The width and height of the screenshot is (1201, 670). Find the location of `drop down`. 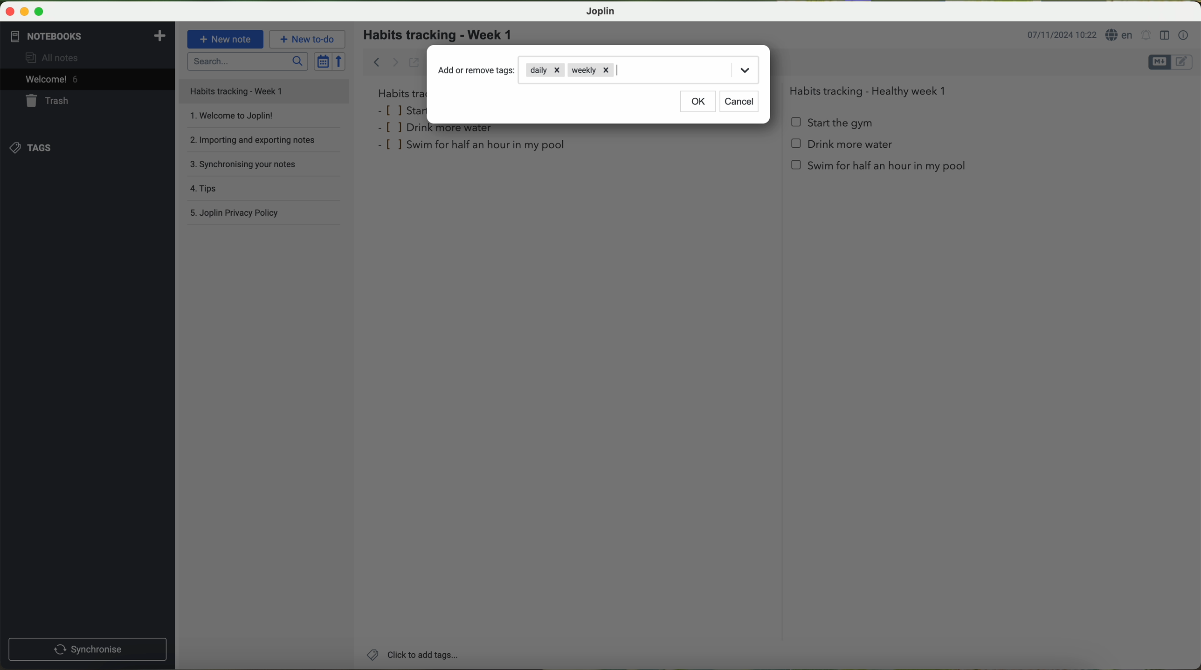

drop down is located at coordinates (745, 69).